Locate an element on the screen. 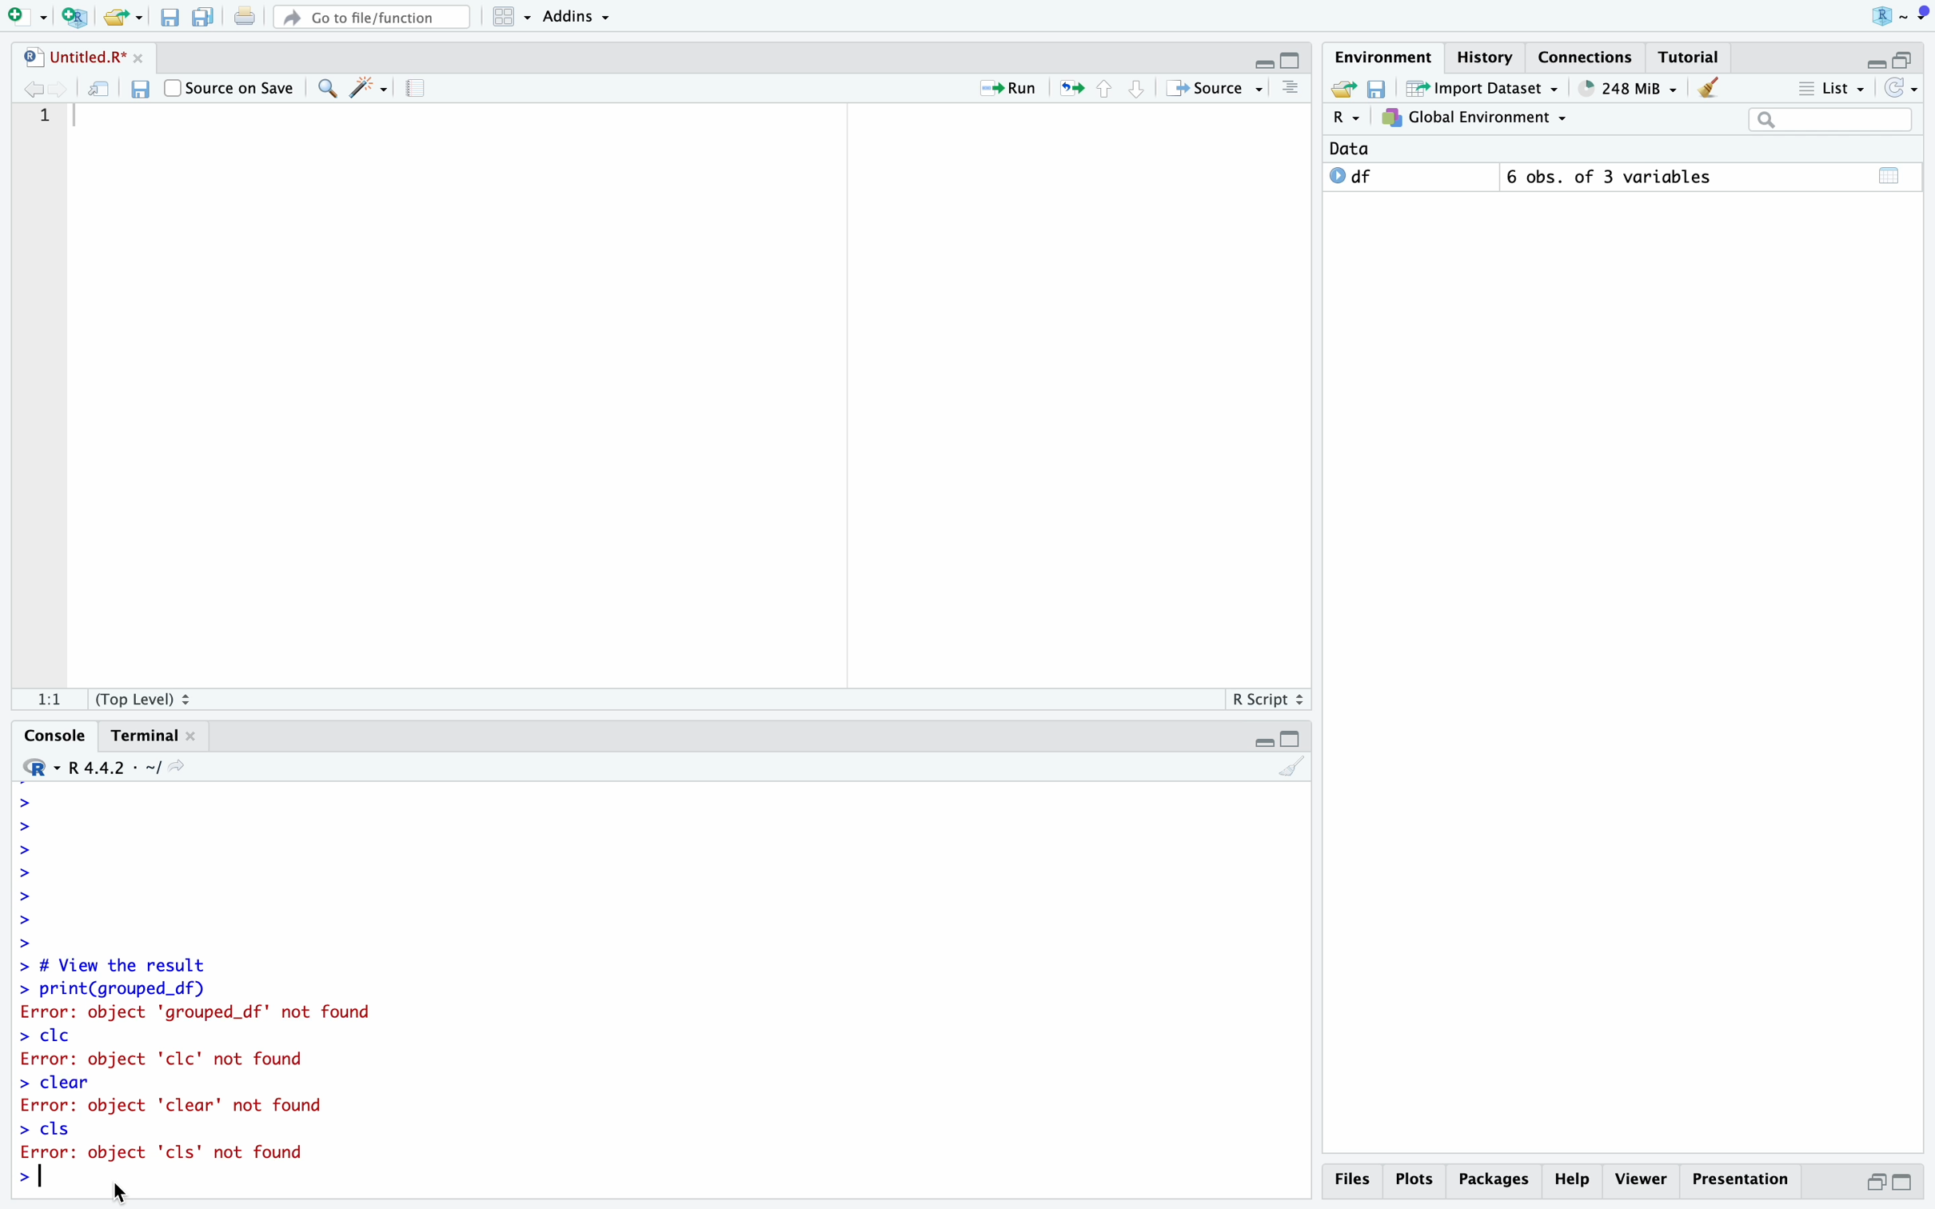 This screenshot has height=1209, width=1935. Clear is located at coordinates (1290, 766).